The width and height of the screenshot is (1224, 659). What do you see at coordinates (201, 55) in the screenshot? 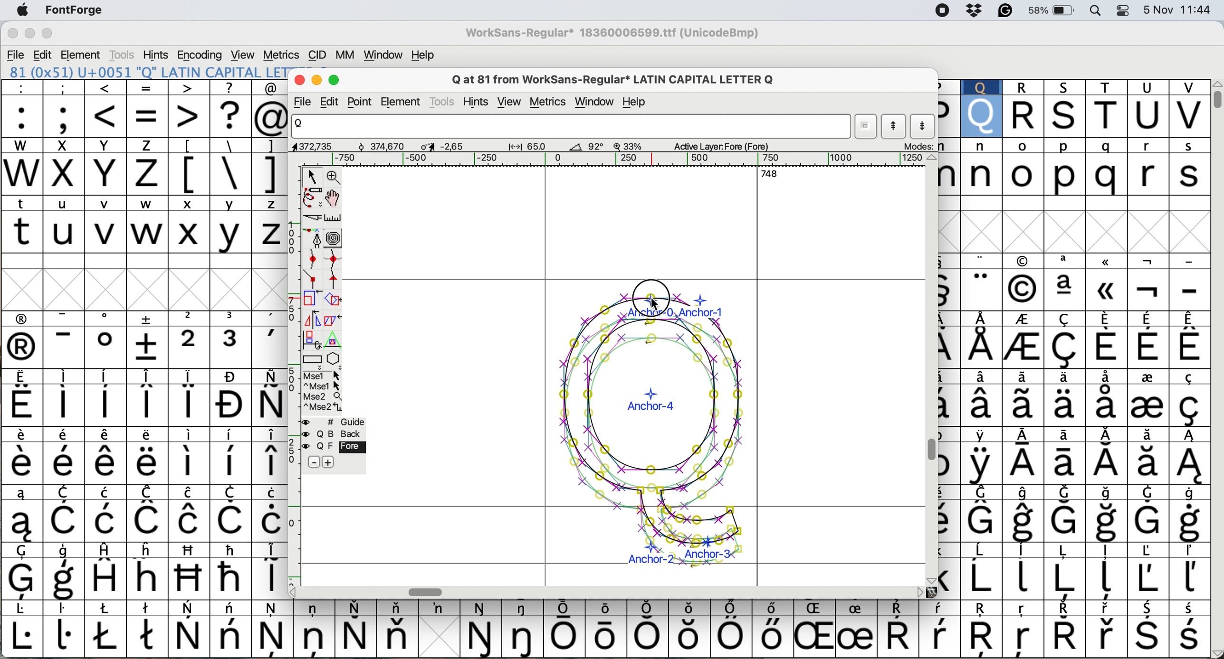
I see `encoding` at bounding box center [201, 55].